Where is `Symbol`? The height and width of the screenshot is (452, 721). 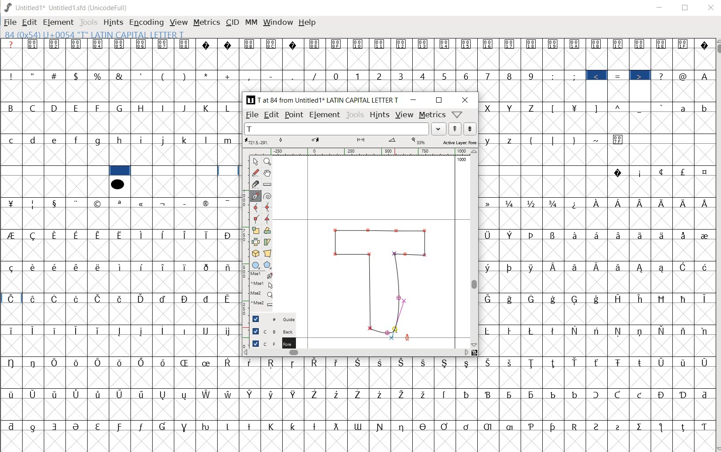 Symbol is located at coordinates (164, 235).